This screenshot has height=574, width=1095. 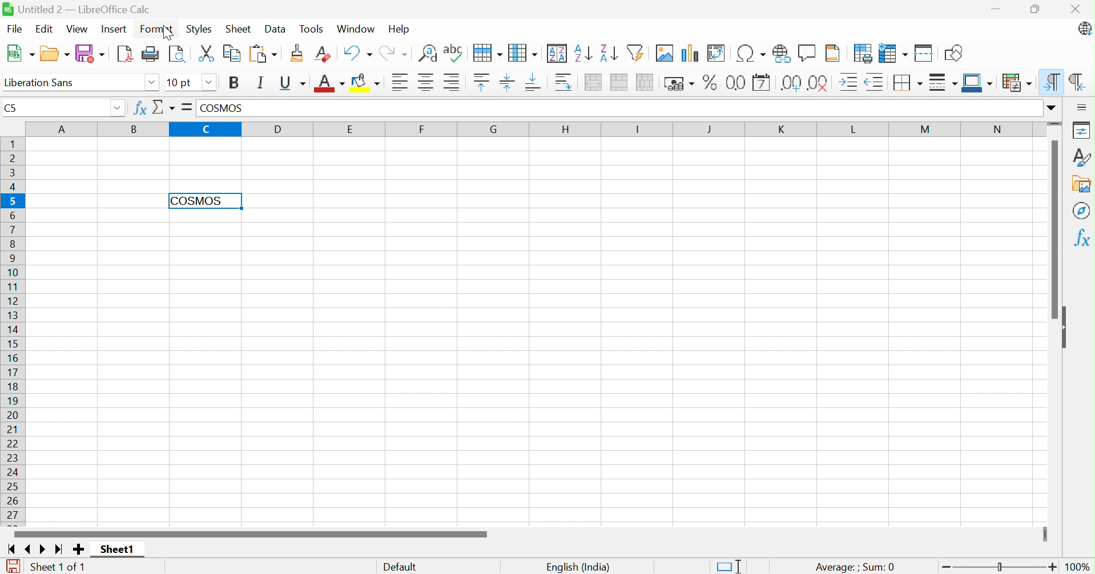 I want to click on Hide, so click(x=1068, y=326).